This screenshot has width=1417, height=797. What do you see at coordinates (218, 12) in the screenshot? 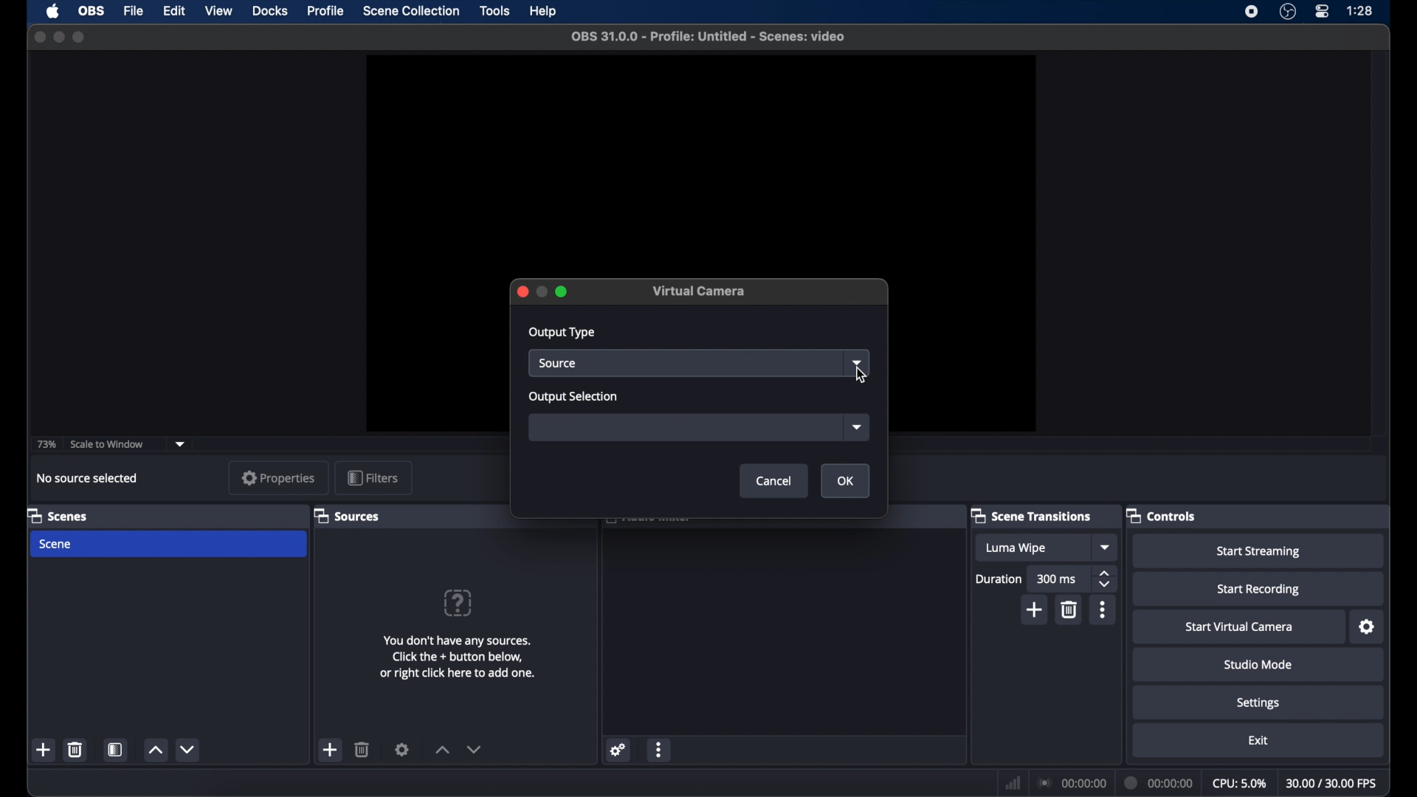
I see `view` at bounding box center [218, 12].